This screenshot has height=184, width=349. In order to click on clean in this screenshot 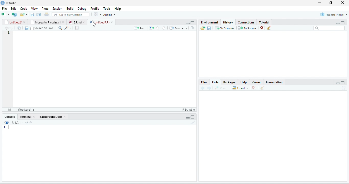, I will do `click(272, 28)`.